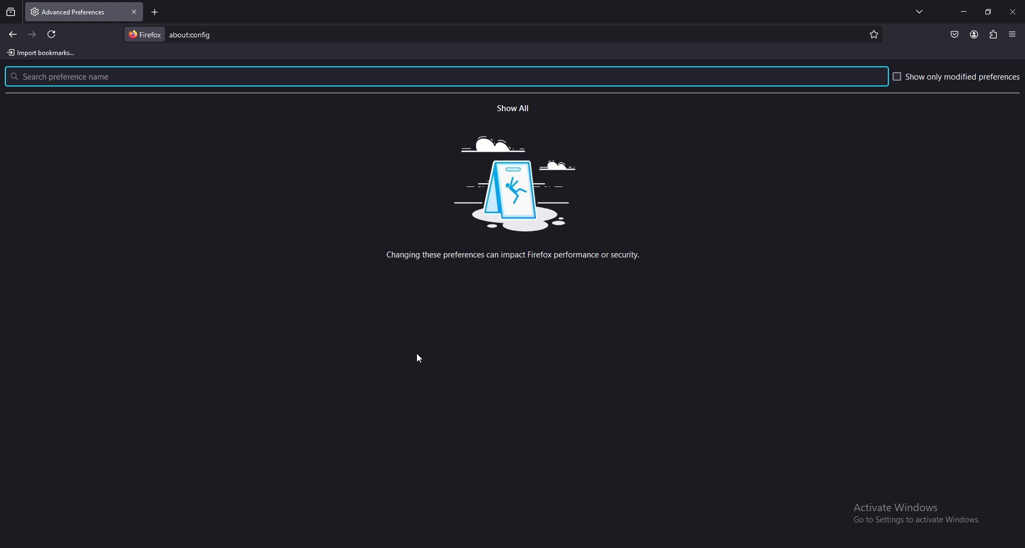 This screenshot has width=1025, height=548. I want to click on save to pocket, so click(955, 35).